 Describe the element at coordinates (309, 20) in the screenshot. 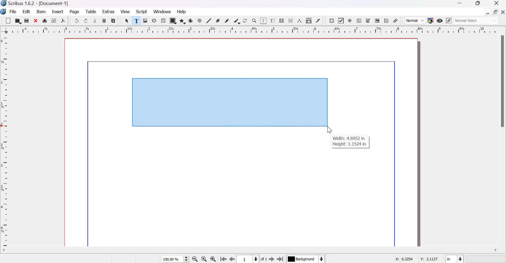

I see `copy item properties` at that location.